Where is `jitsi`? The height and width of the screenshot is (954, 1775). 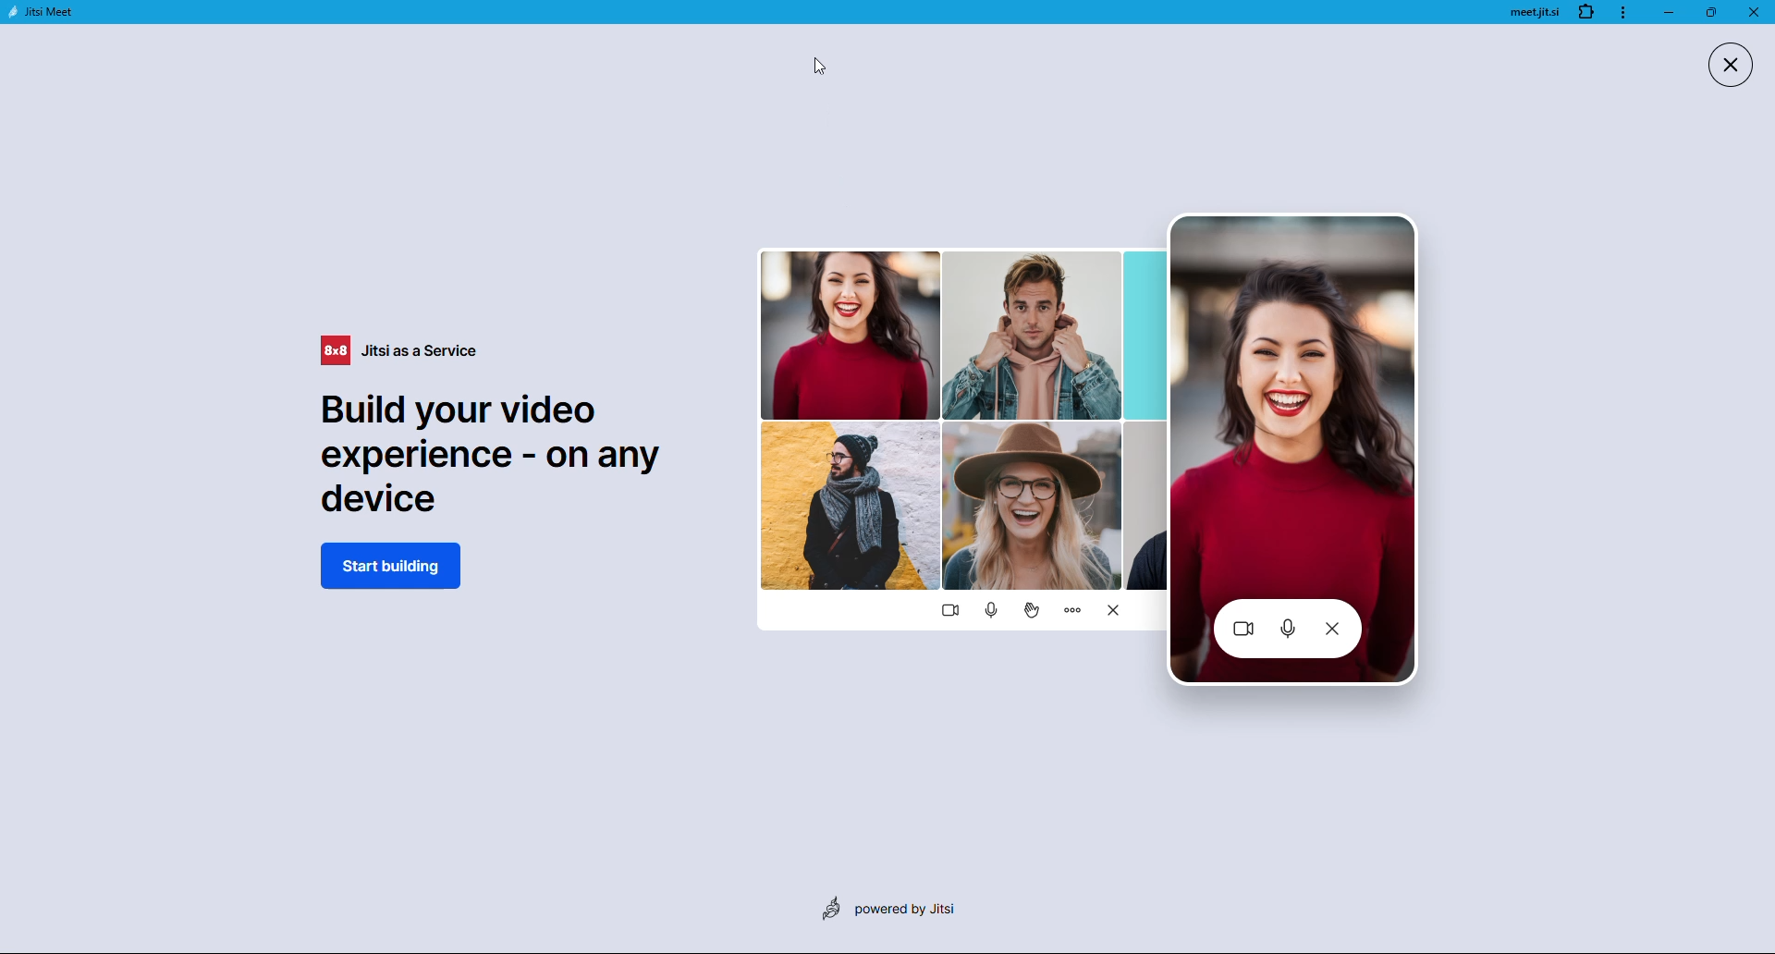
jitsi is located at coordinates (43, 18).